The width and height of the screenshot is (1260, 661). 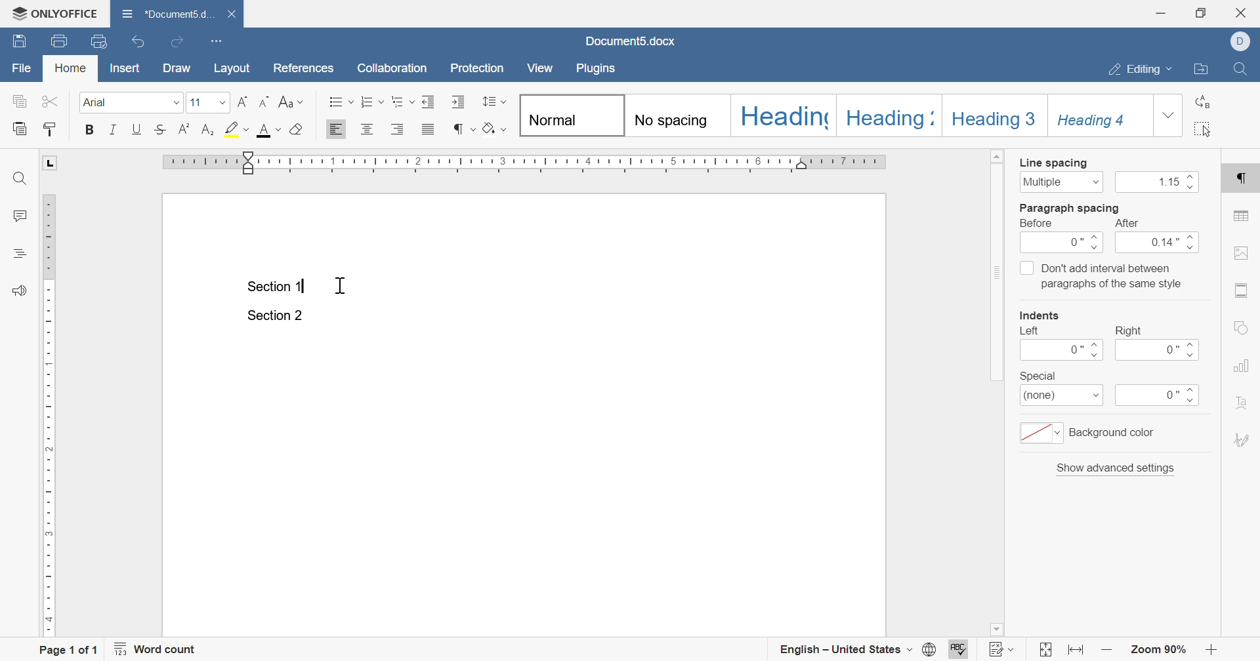 I want to click on scroll bar, so click(x=998, y=266).